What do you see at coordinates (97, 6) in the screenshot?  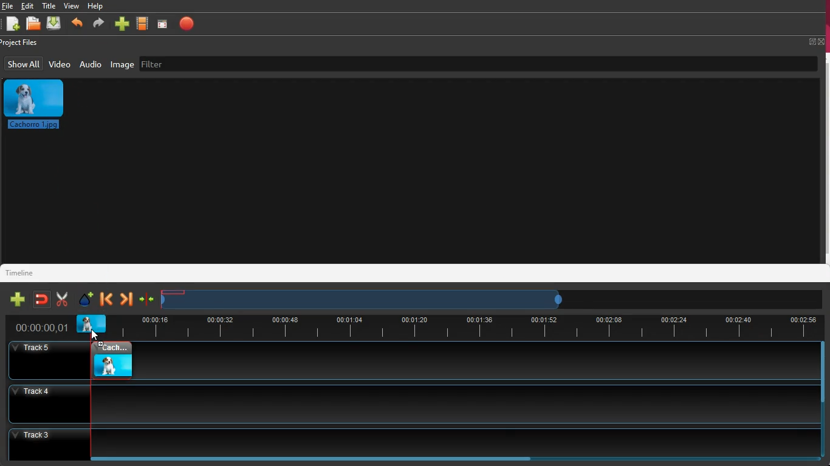 I see `help` at bounding box center [97, 6].